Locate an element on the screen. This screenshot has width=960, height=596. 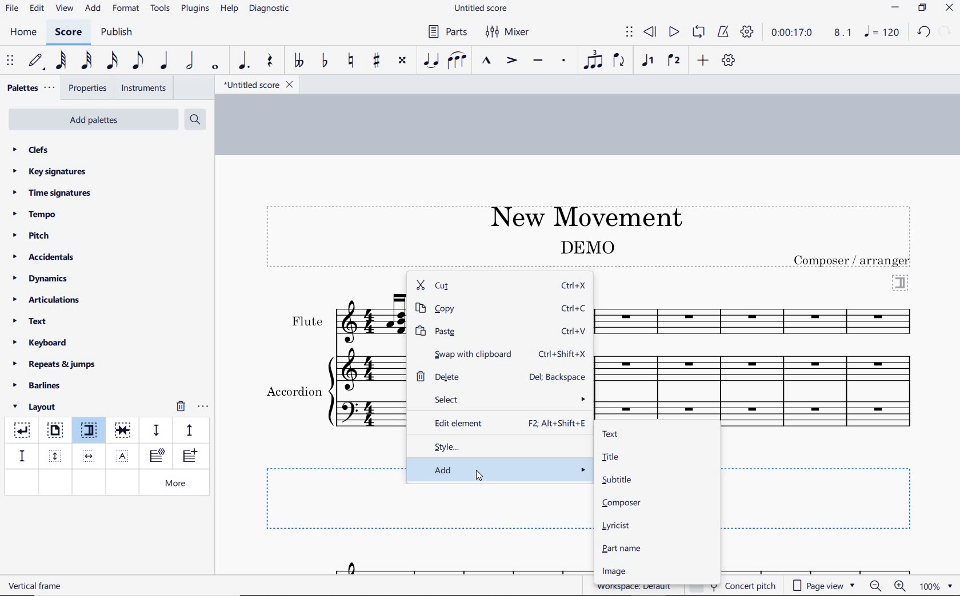
keyboard is located at coordinates (41, 343).